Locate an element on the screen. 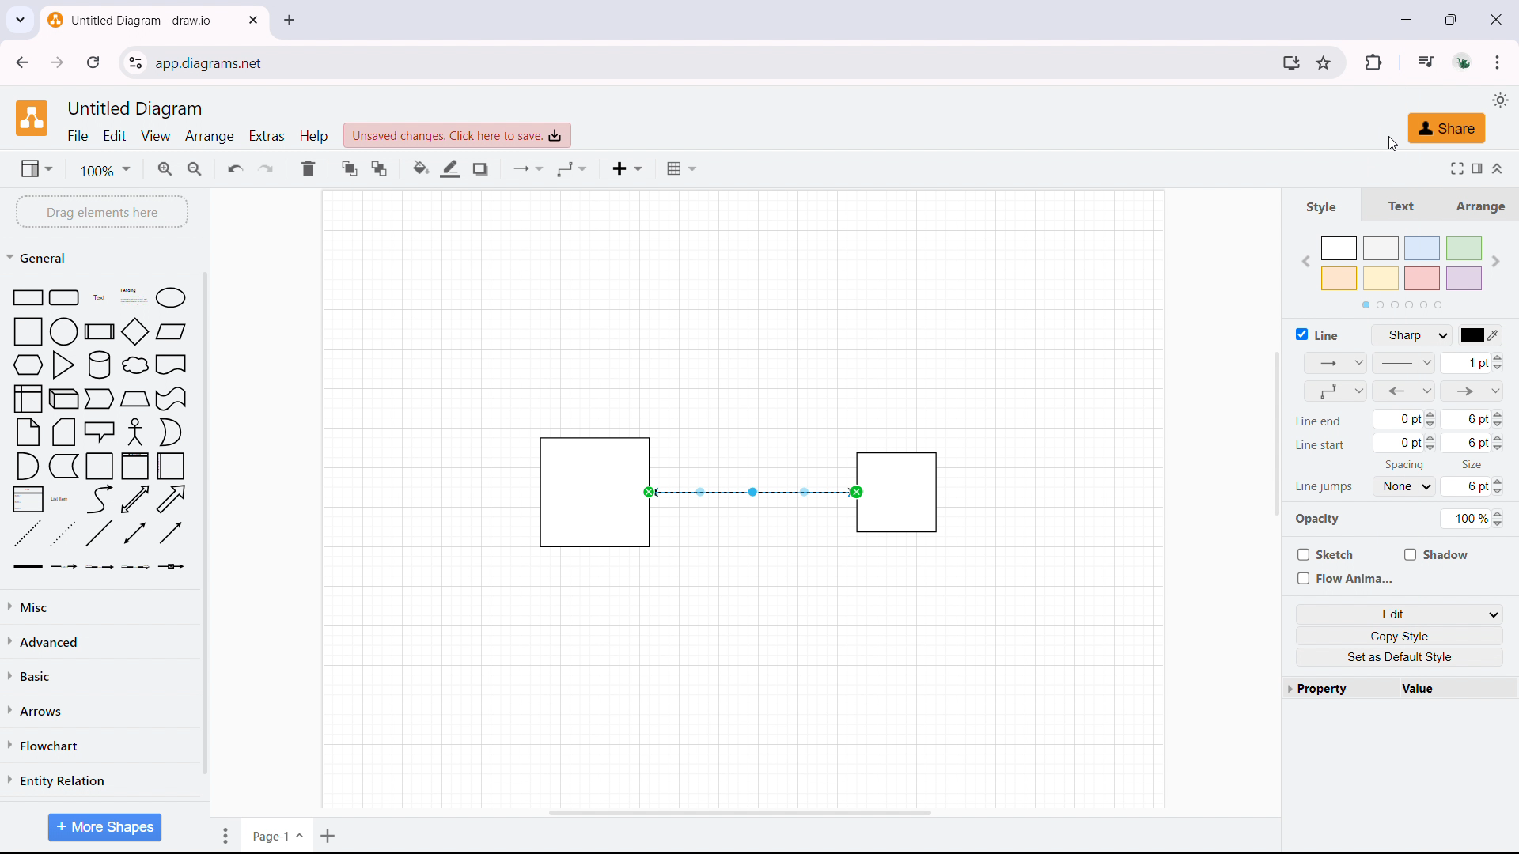 The height and width of the screenshot is (854, 1519). to front is located at coordinates (349, 168).